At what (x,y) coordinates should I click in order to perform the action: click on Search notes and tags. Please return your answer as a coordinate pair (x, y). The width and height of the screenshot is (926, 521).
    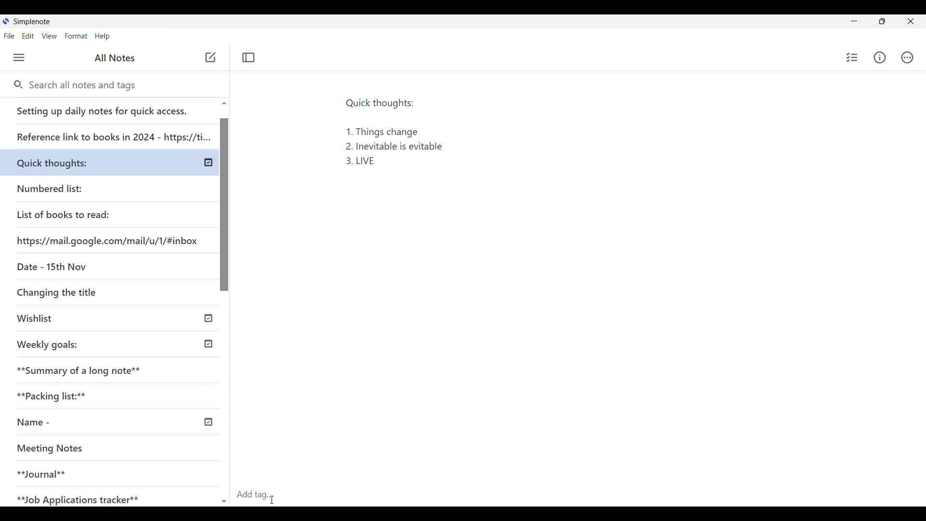
    Looking at the image, I should click on (86, 85).